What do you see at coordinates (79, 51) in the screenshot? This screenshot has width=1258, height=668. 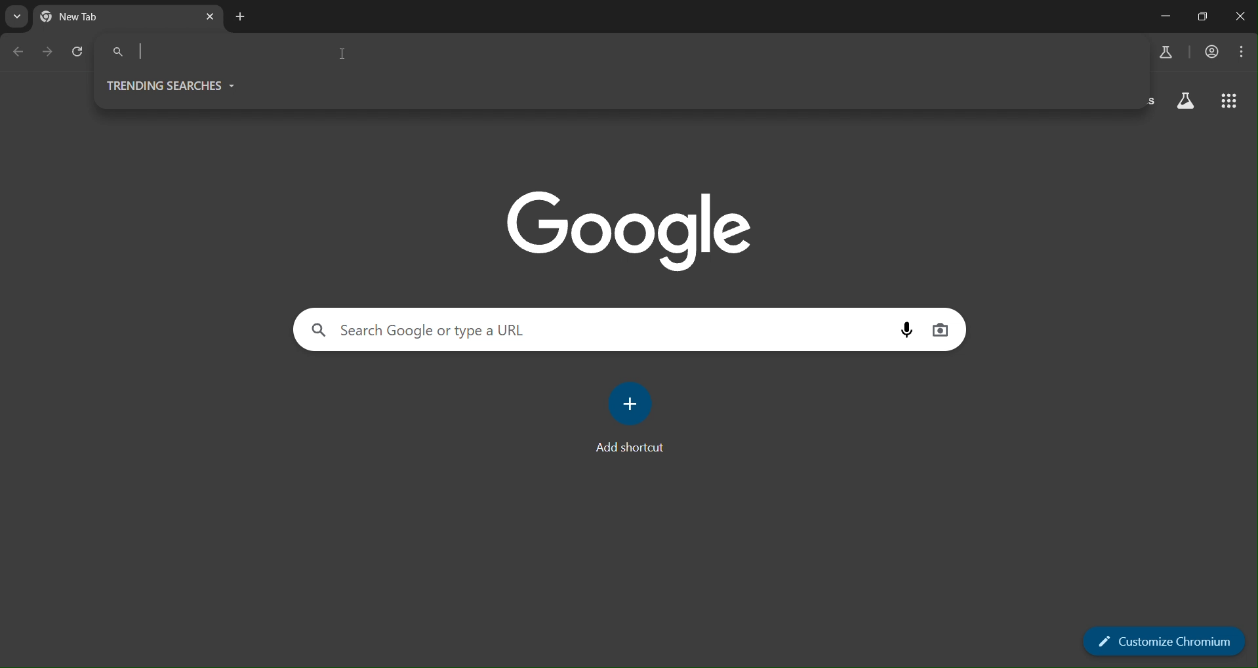 I see `reload page` at bounding box center [79, 51].